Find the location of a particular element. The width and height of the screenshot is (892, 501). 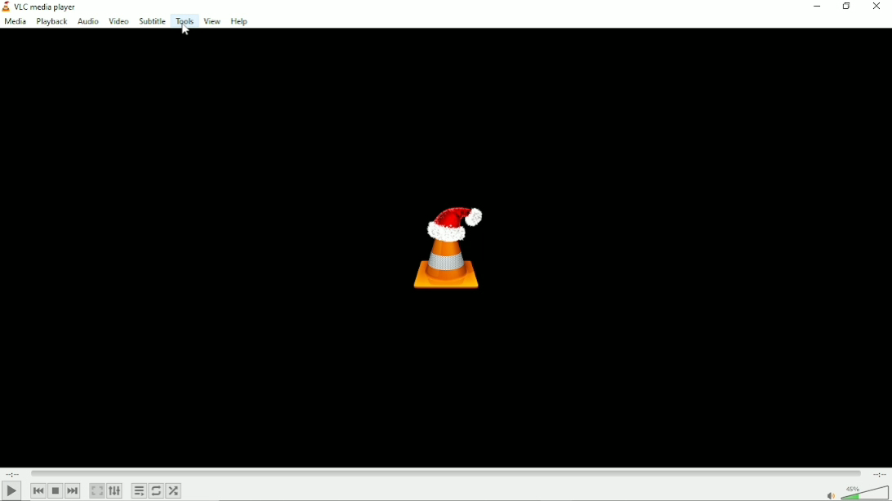

Subtitle is located at coordinates (152, 21).